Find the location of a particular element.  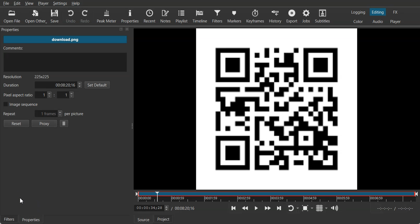

File Aspect ratio set default is located at coordinates (277, 108).